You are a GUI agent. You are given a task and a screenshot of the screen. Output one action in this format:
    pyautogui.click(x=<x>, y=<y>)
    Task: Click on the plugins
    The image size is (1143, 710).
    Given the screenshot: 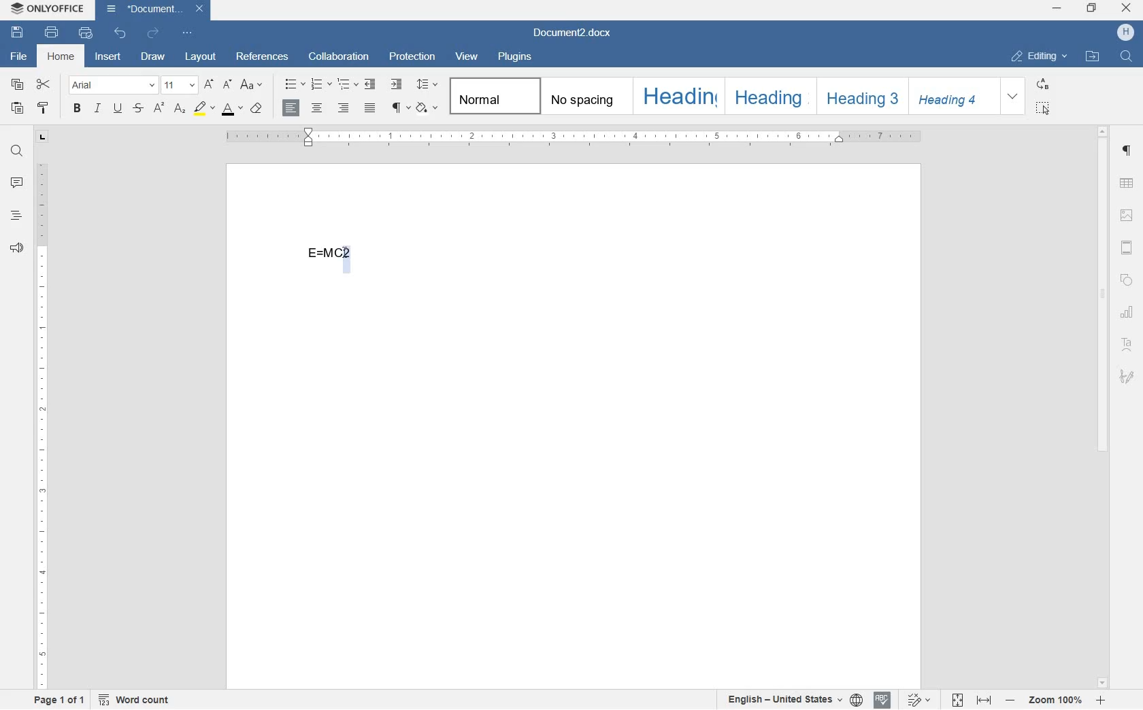 What is the action you would take?
    pyautogui.click(x=518, y=57)
    